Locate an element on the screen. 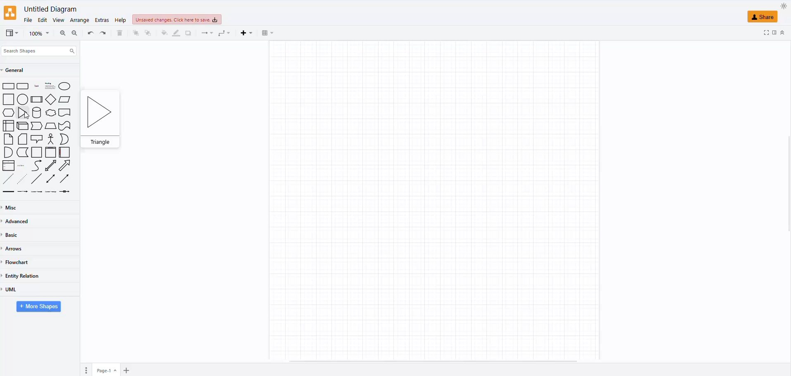 The height and width of the screenshot is (376, 791). Curved Page is located at coordinates (23, 152).